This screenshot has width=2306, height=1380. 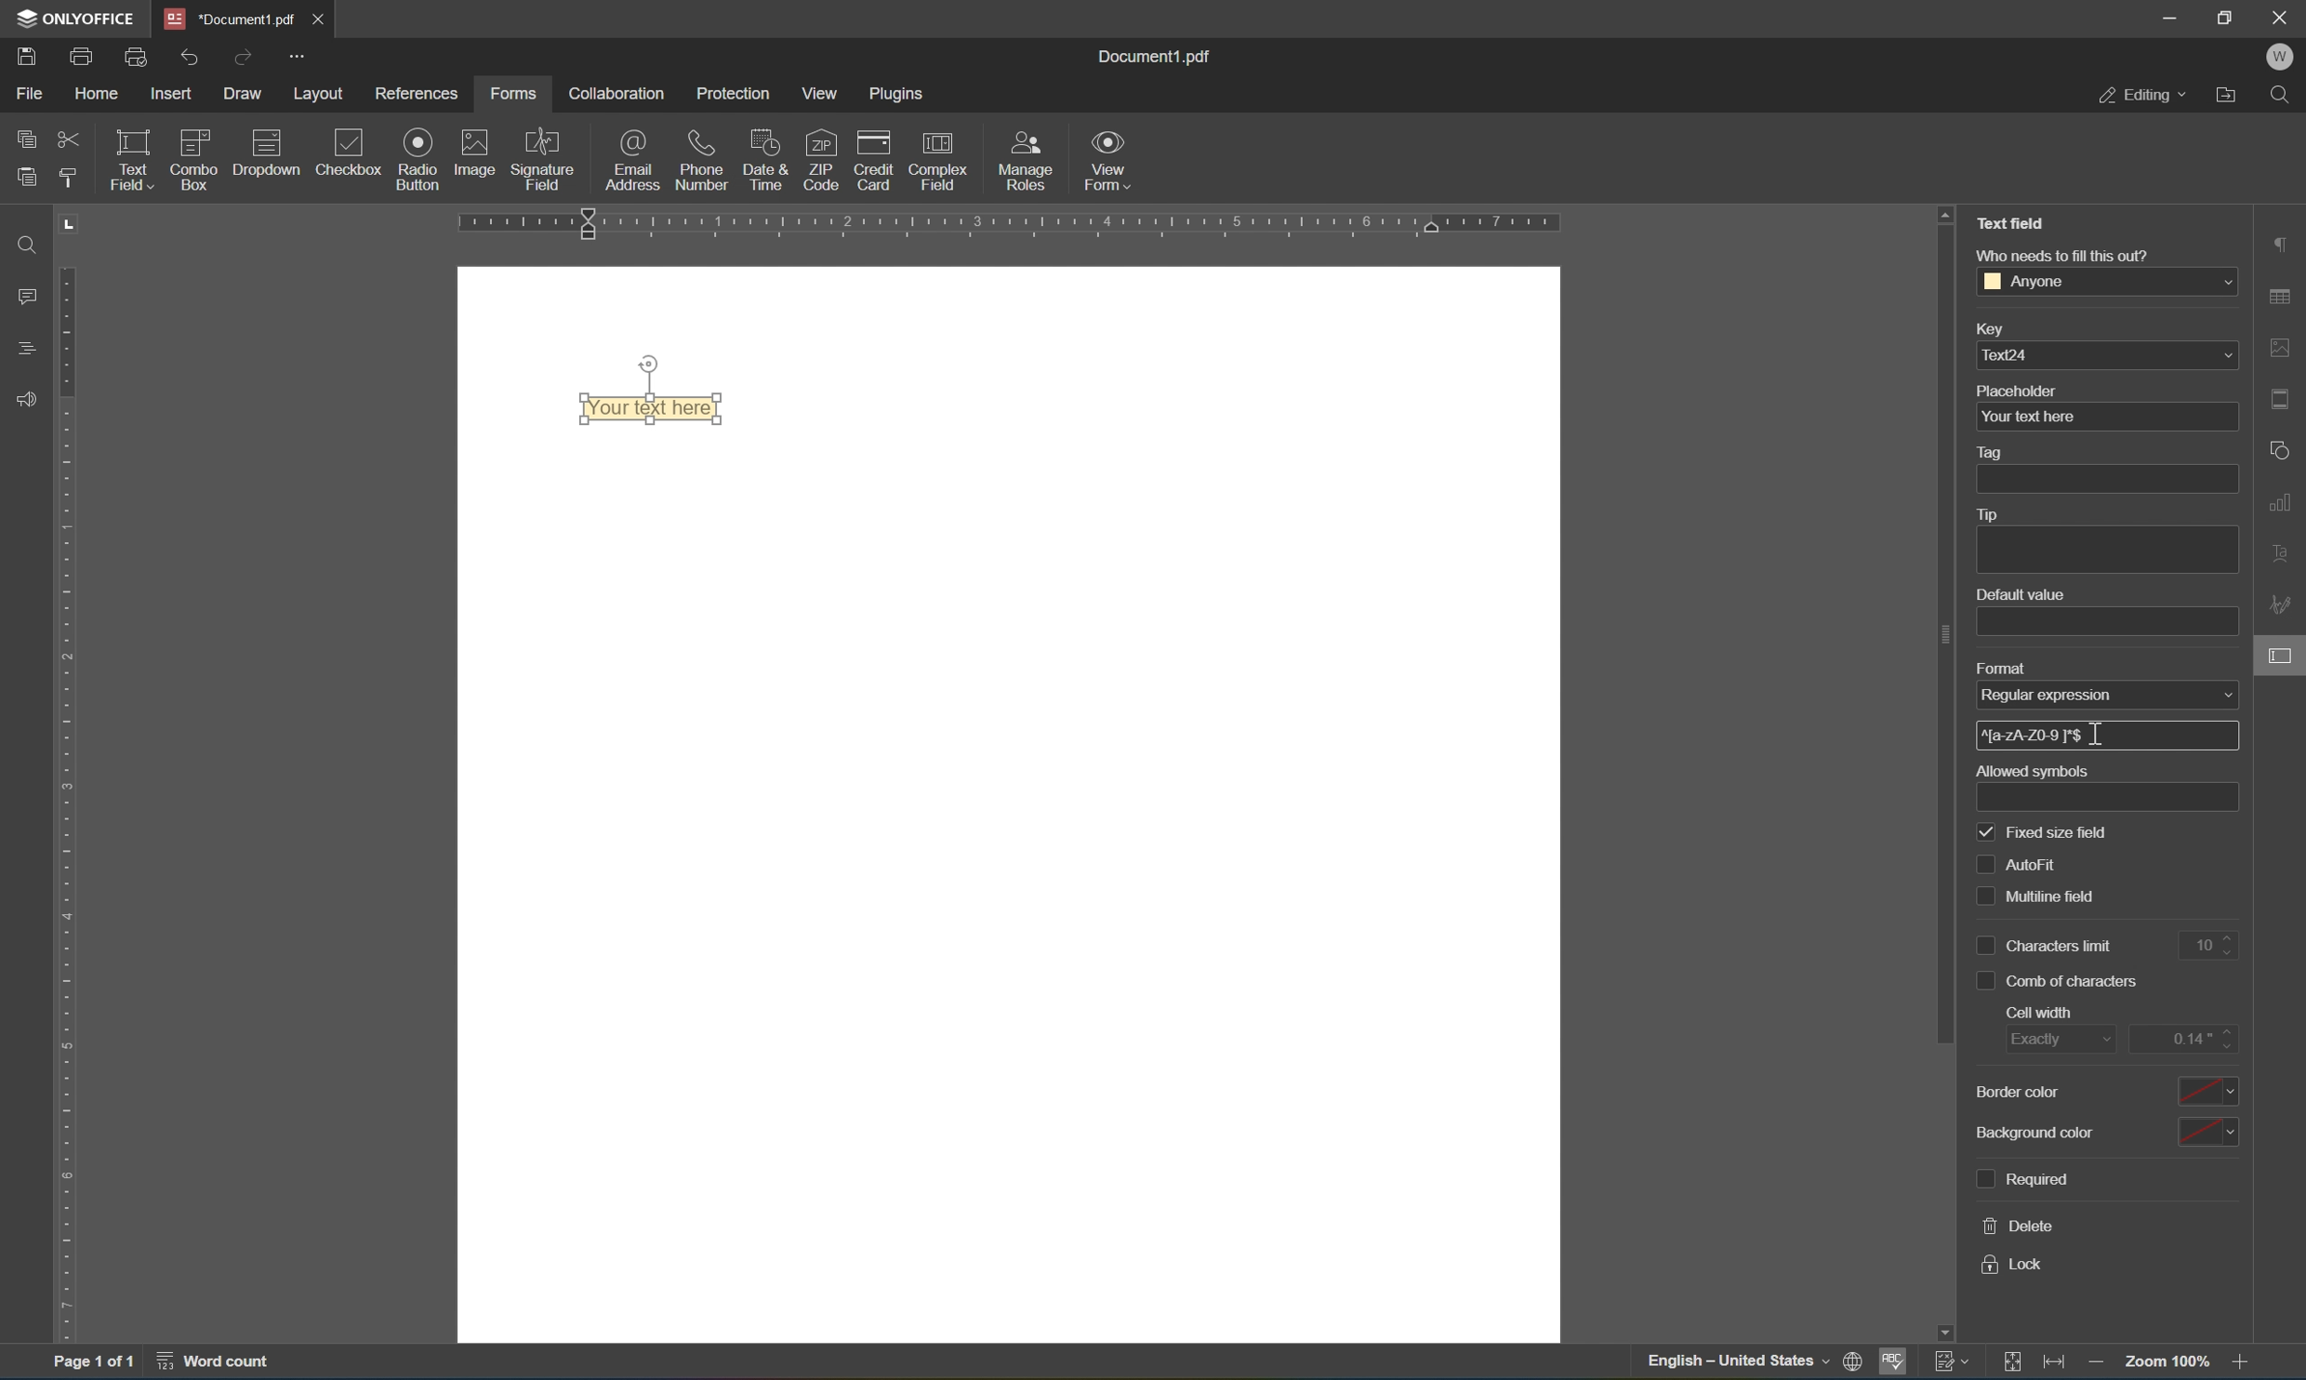 What do you see at coordinates (512, 94) in the screenshot?
I see `forms` at bounding box center [512, 94].